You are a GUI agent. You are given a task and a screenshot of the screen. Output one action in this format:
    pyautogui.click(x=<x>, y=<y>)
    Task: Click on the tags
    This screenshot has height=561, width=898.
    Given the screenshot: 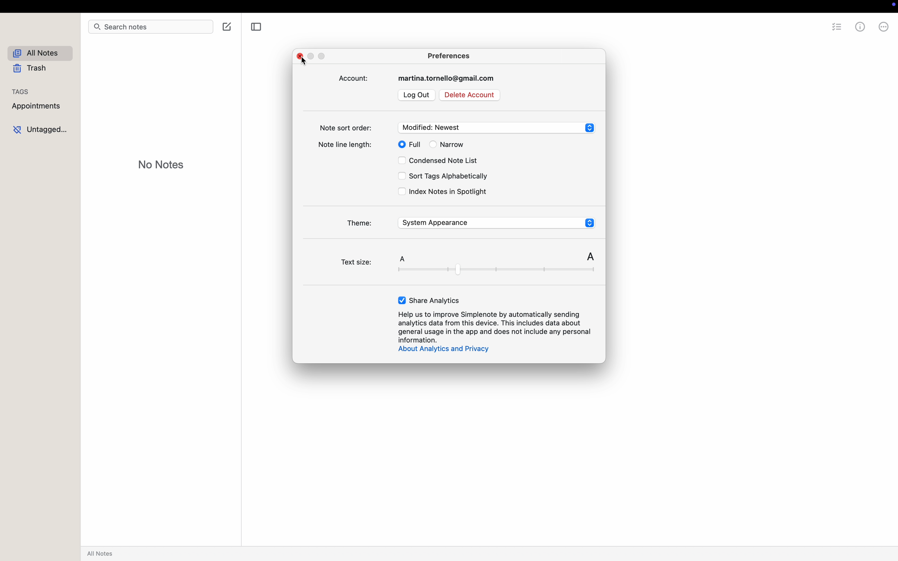 What is the action you would take?
    pyautogui.click(x=20, y=92)
    